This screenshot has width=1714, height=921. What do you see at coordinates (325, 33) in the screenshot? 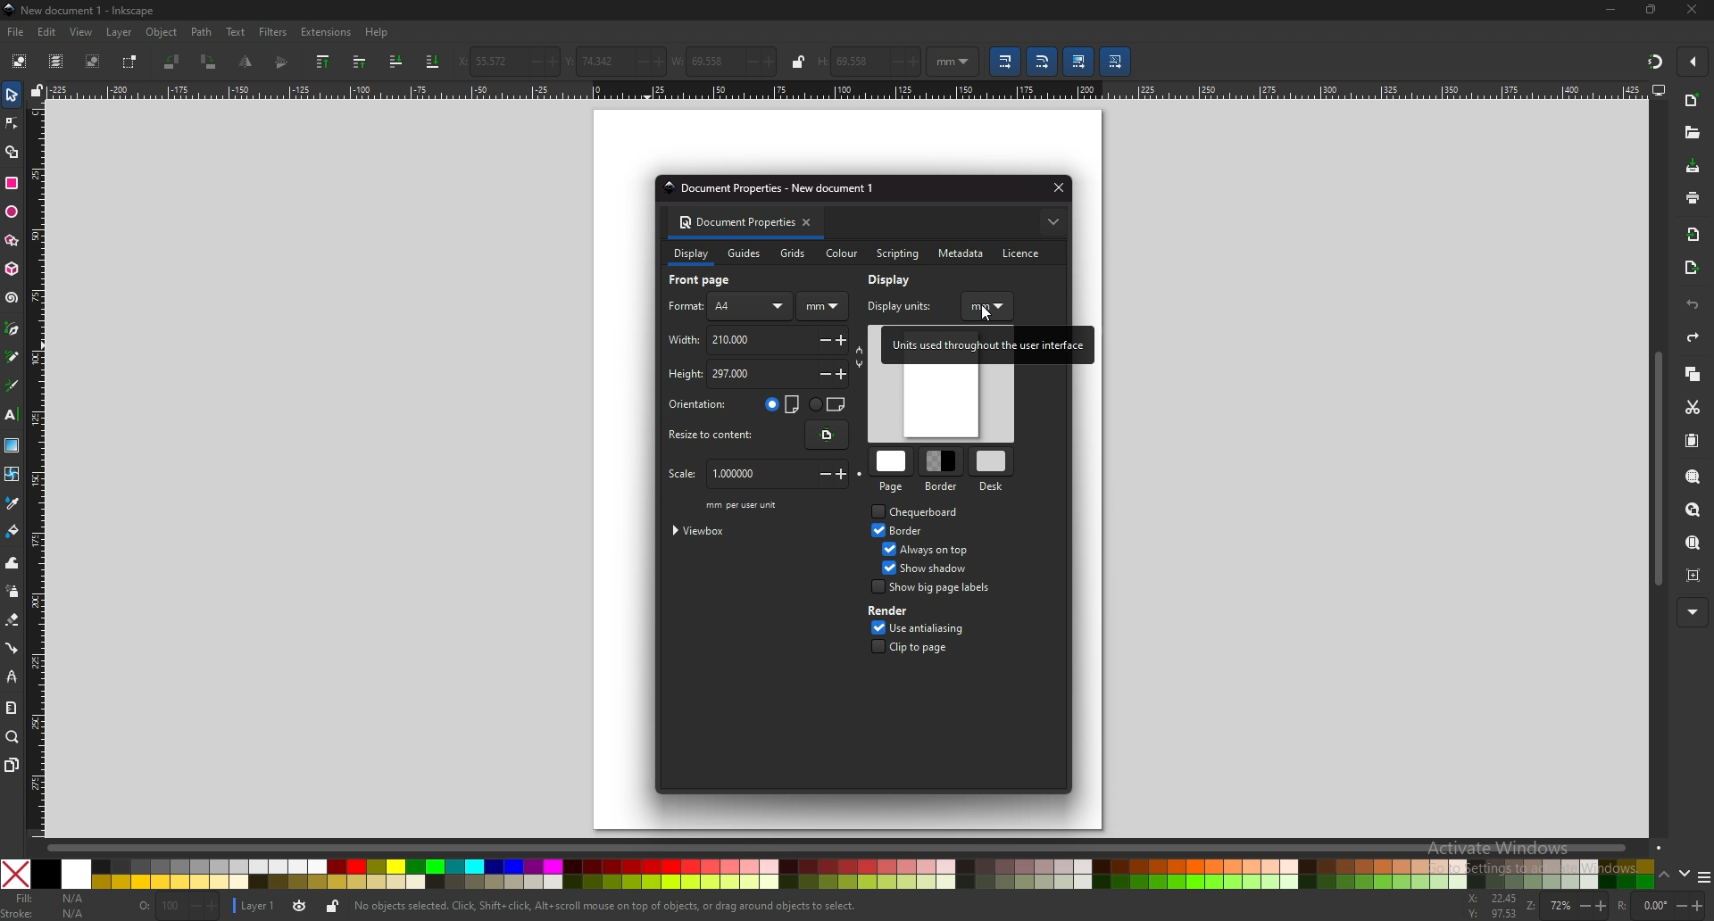
I see `extensions` at bounding box center [325, 33].